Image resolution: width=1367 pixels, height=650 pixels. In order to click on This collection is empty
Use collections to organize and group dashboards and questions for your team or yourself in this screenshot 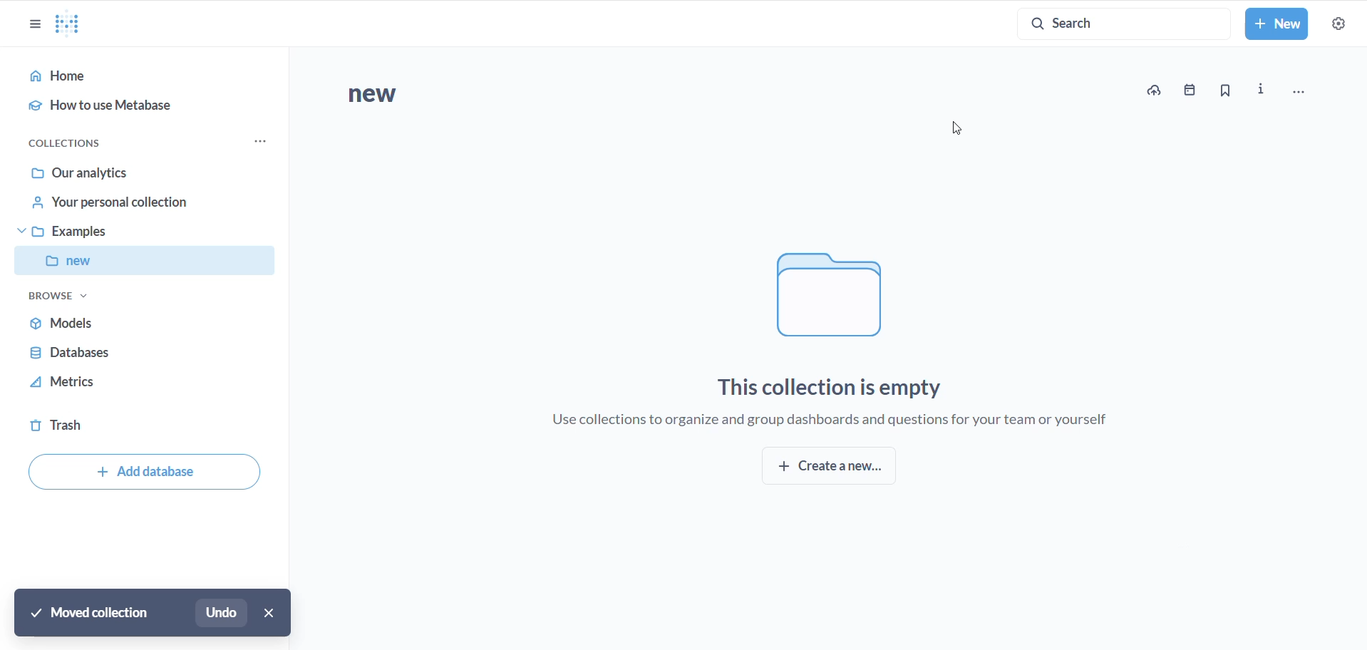, I will do `click(845, 399)`.